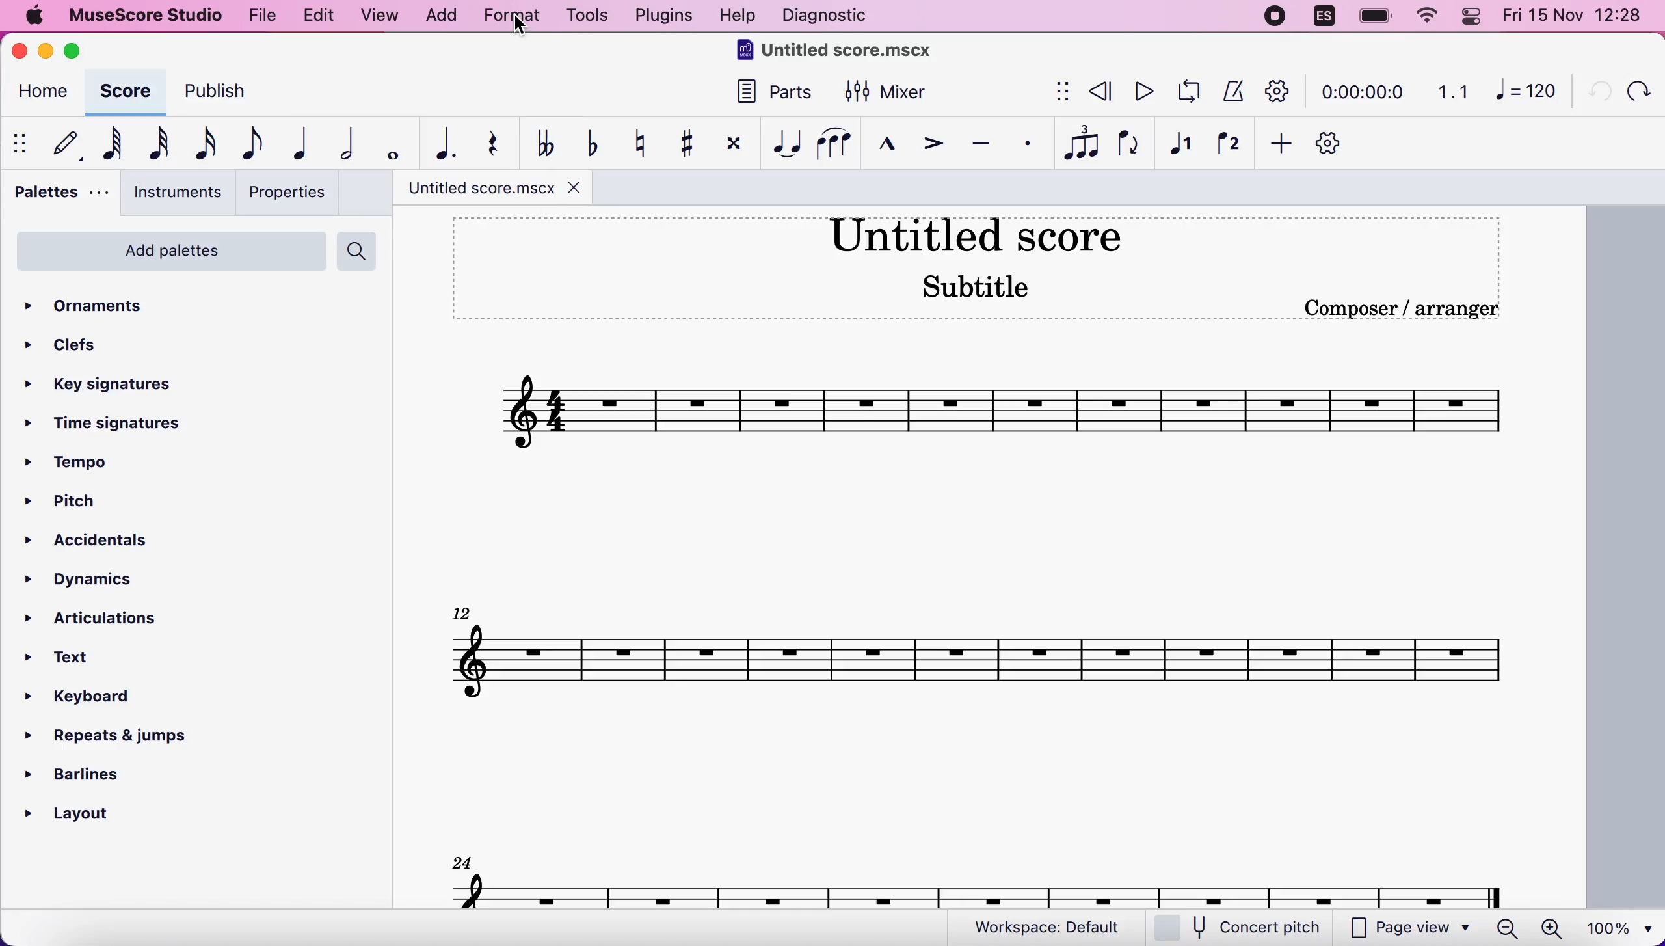 This screenshot has height=946, width=1665. What do you see at coordinates (440, 16) in the screenshot?
I see `add` at bounding box center [440, 16].